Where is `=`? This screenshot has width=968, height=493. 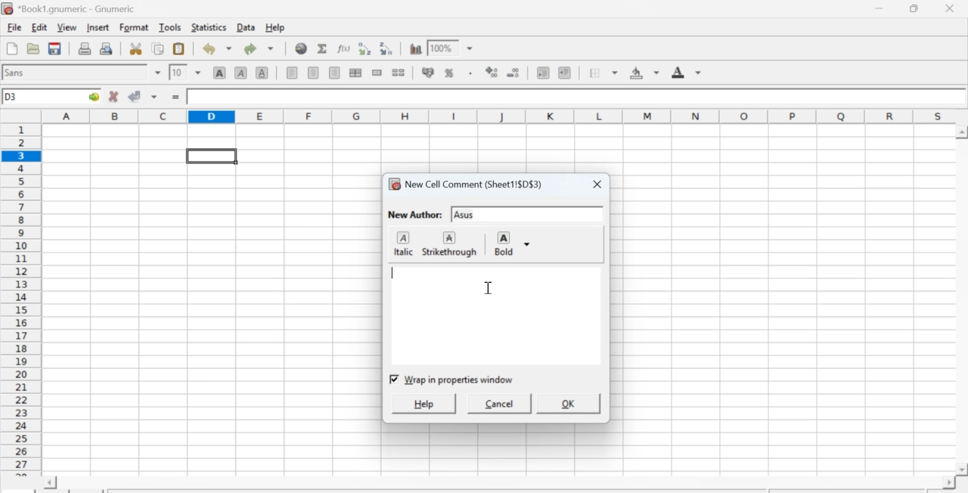
= is located at coordinates (175, 98).